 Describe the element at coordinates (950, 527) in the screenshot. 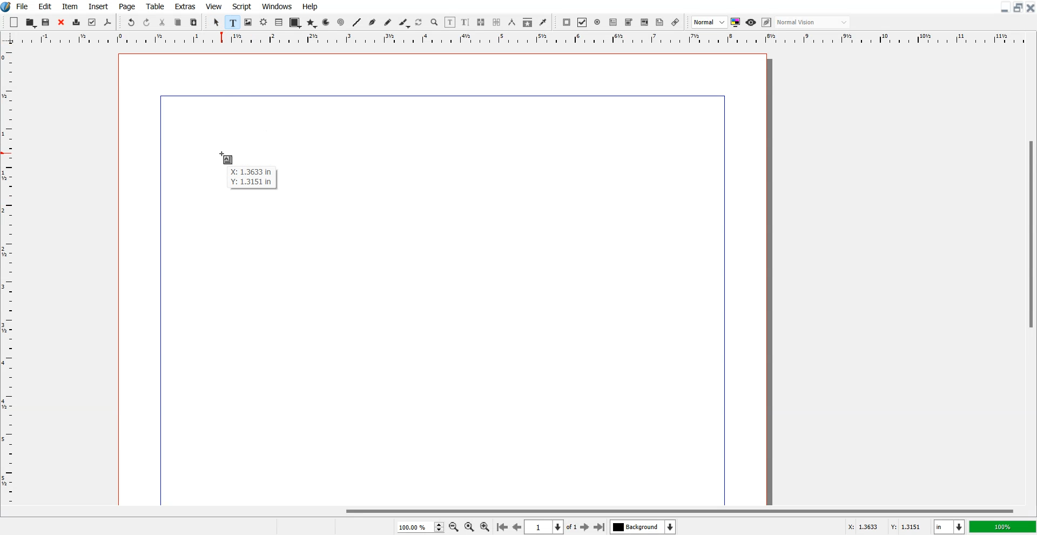

I see `Measurement in Inches` at that location.